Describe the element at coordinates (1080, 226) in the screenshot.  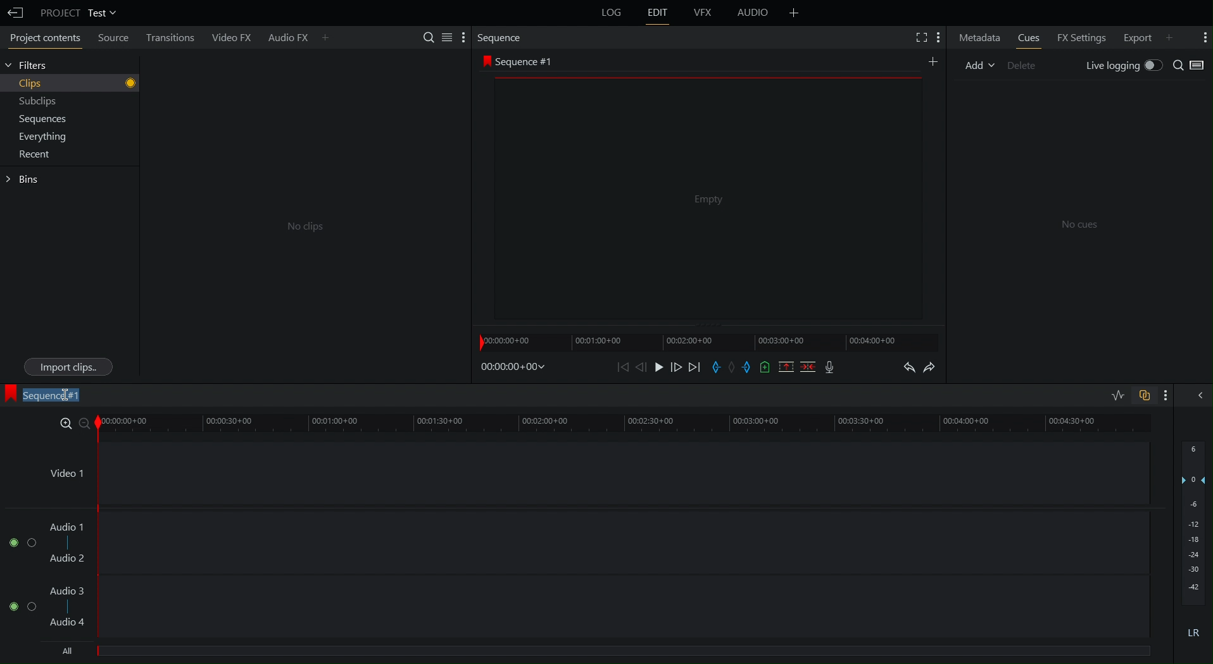
I see `No cues` at that location.